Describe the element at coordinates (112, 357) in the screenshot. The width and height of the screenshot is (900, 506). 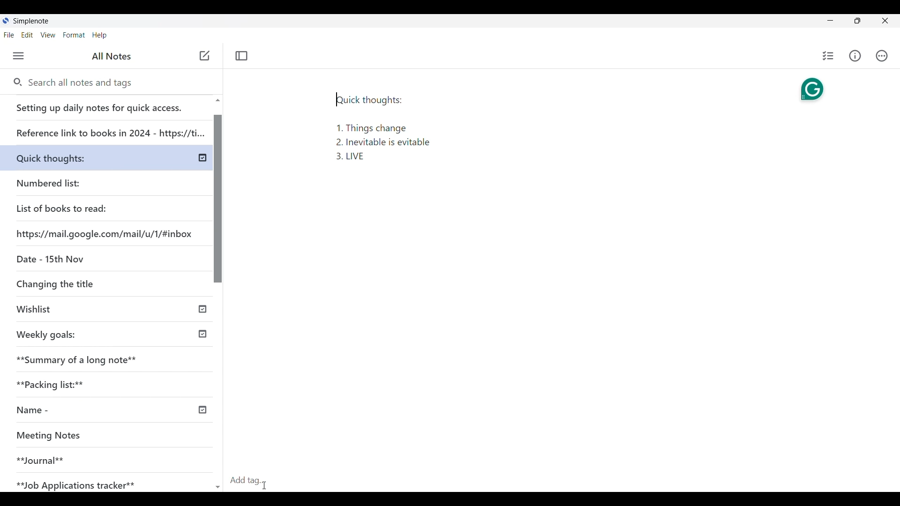
I see `Summary` at that location.